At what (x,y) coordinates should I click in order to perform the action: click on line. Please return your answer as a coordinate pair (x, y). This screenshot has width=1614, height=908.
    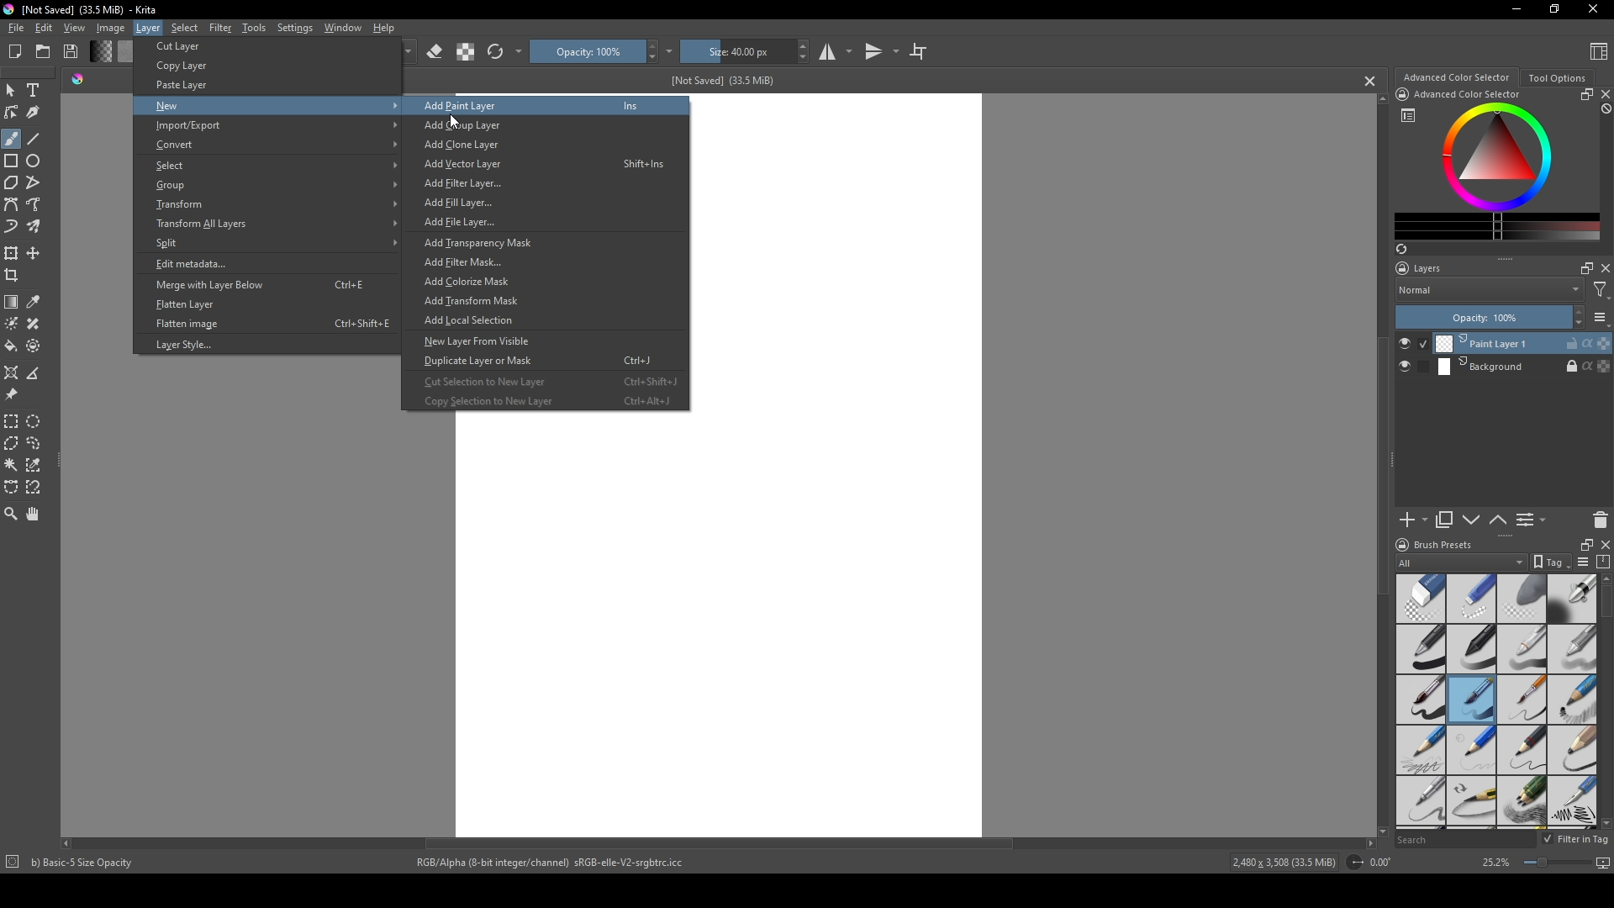
    Looking at the image, I should click on (34, 139).